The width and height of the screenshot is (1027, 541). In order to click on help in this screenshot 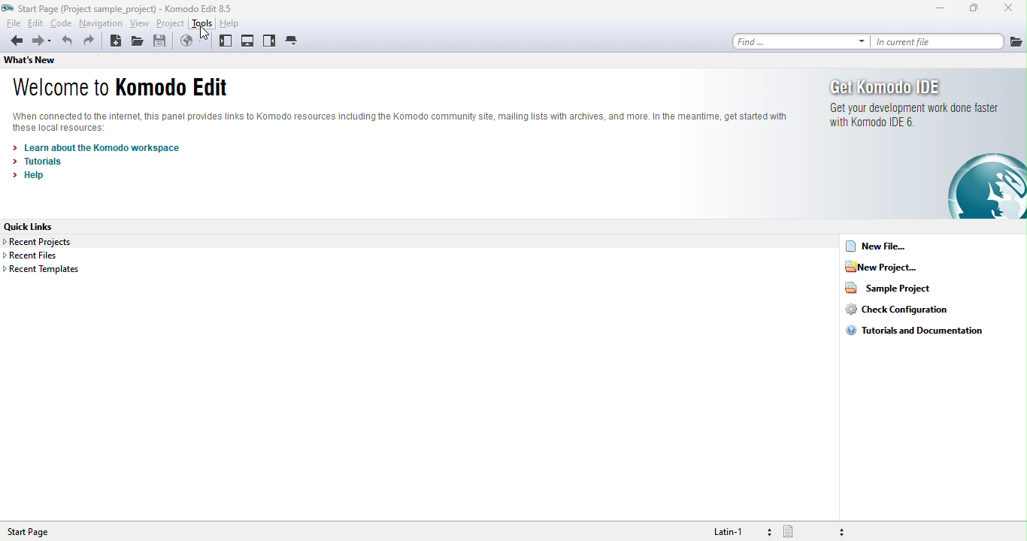, I will do `click(35, 180)`.